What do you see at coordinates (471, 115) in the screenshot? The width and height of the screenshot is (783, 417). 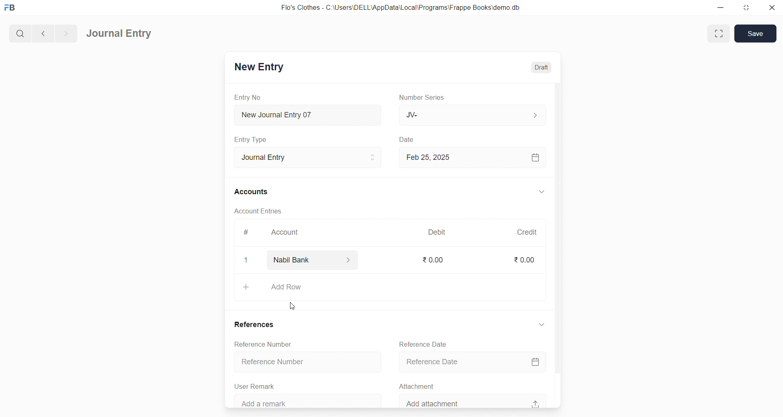 I see `JV-` at bounding box center [471, 115].